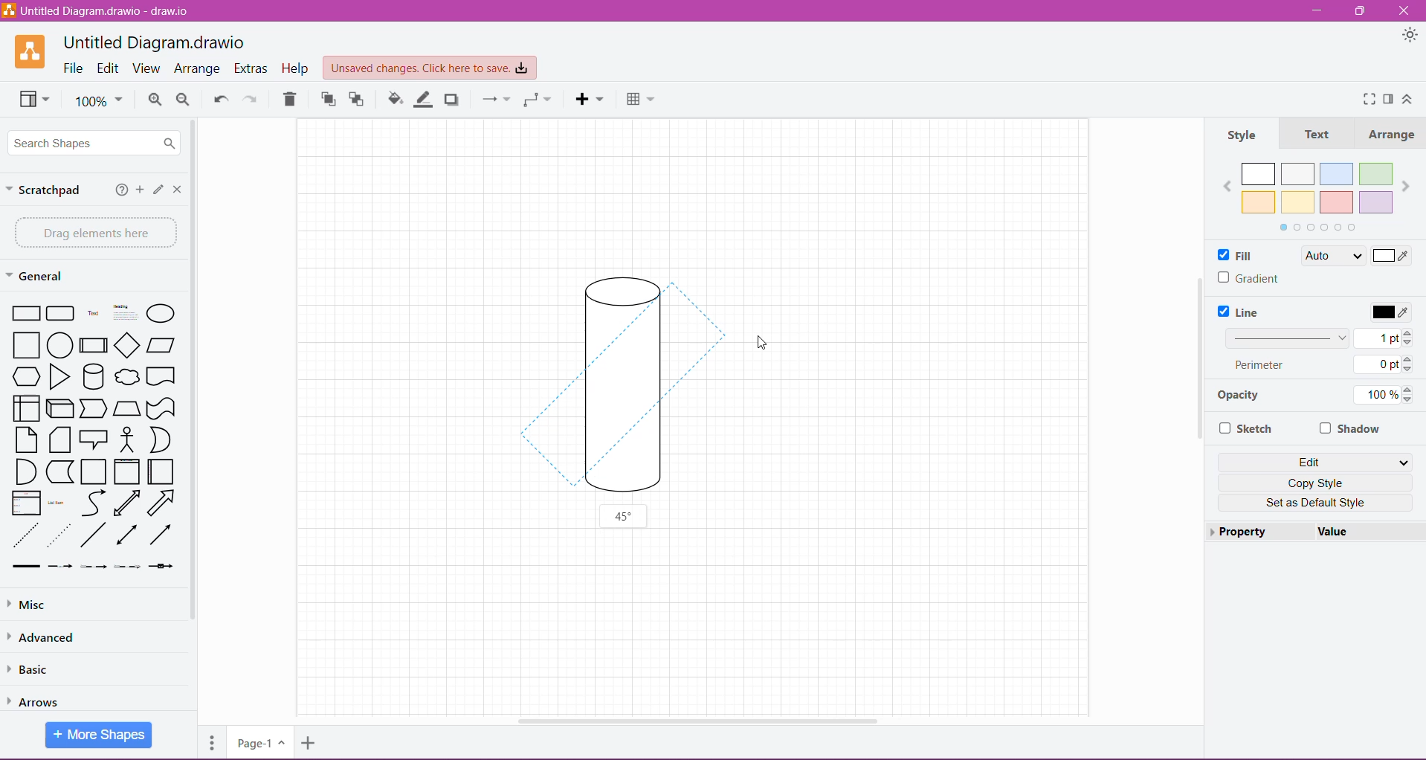 The width and height of the screenshot is (1426, 760). What do you see at coordinates (1361, 11) in the screenshot?
I see `Restore Down` at bounding box center [1361, 11].